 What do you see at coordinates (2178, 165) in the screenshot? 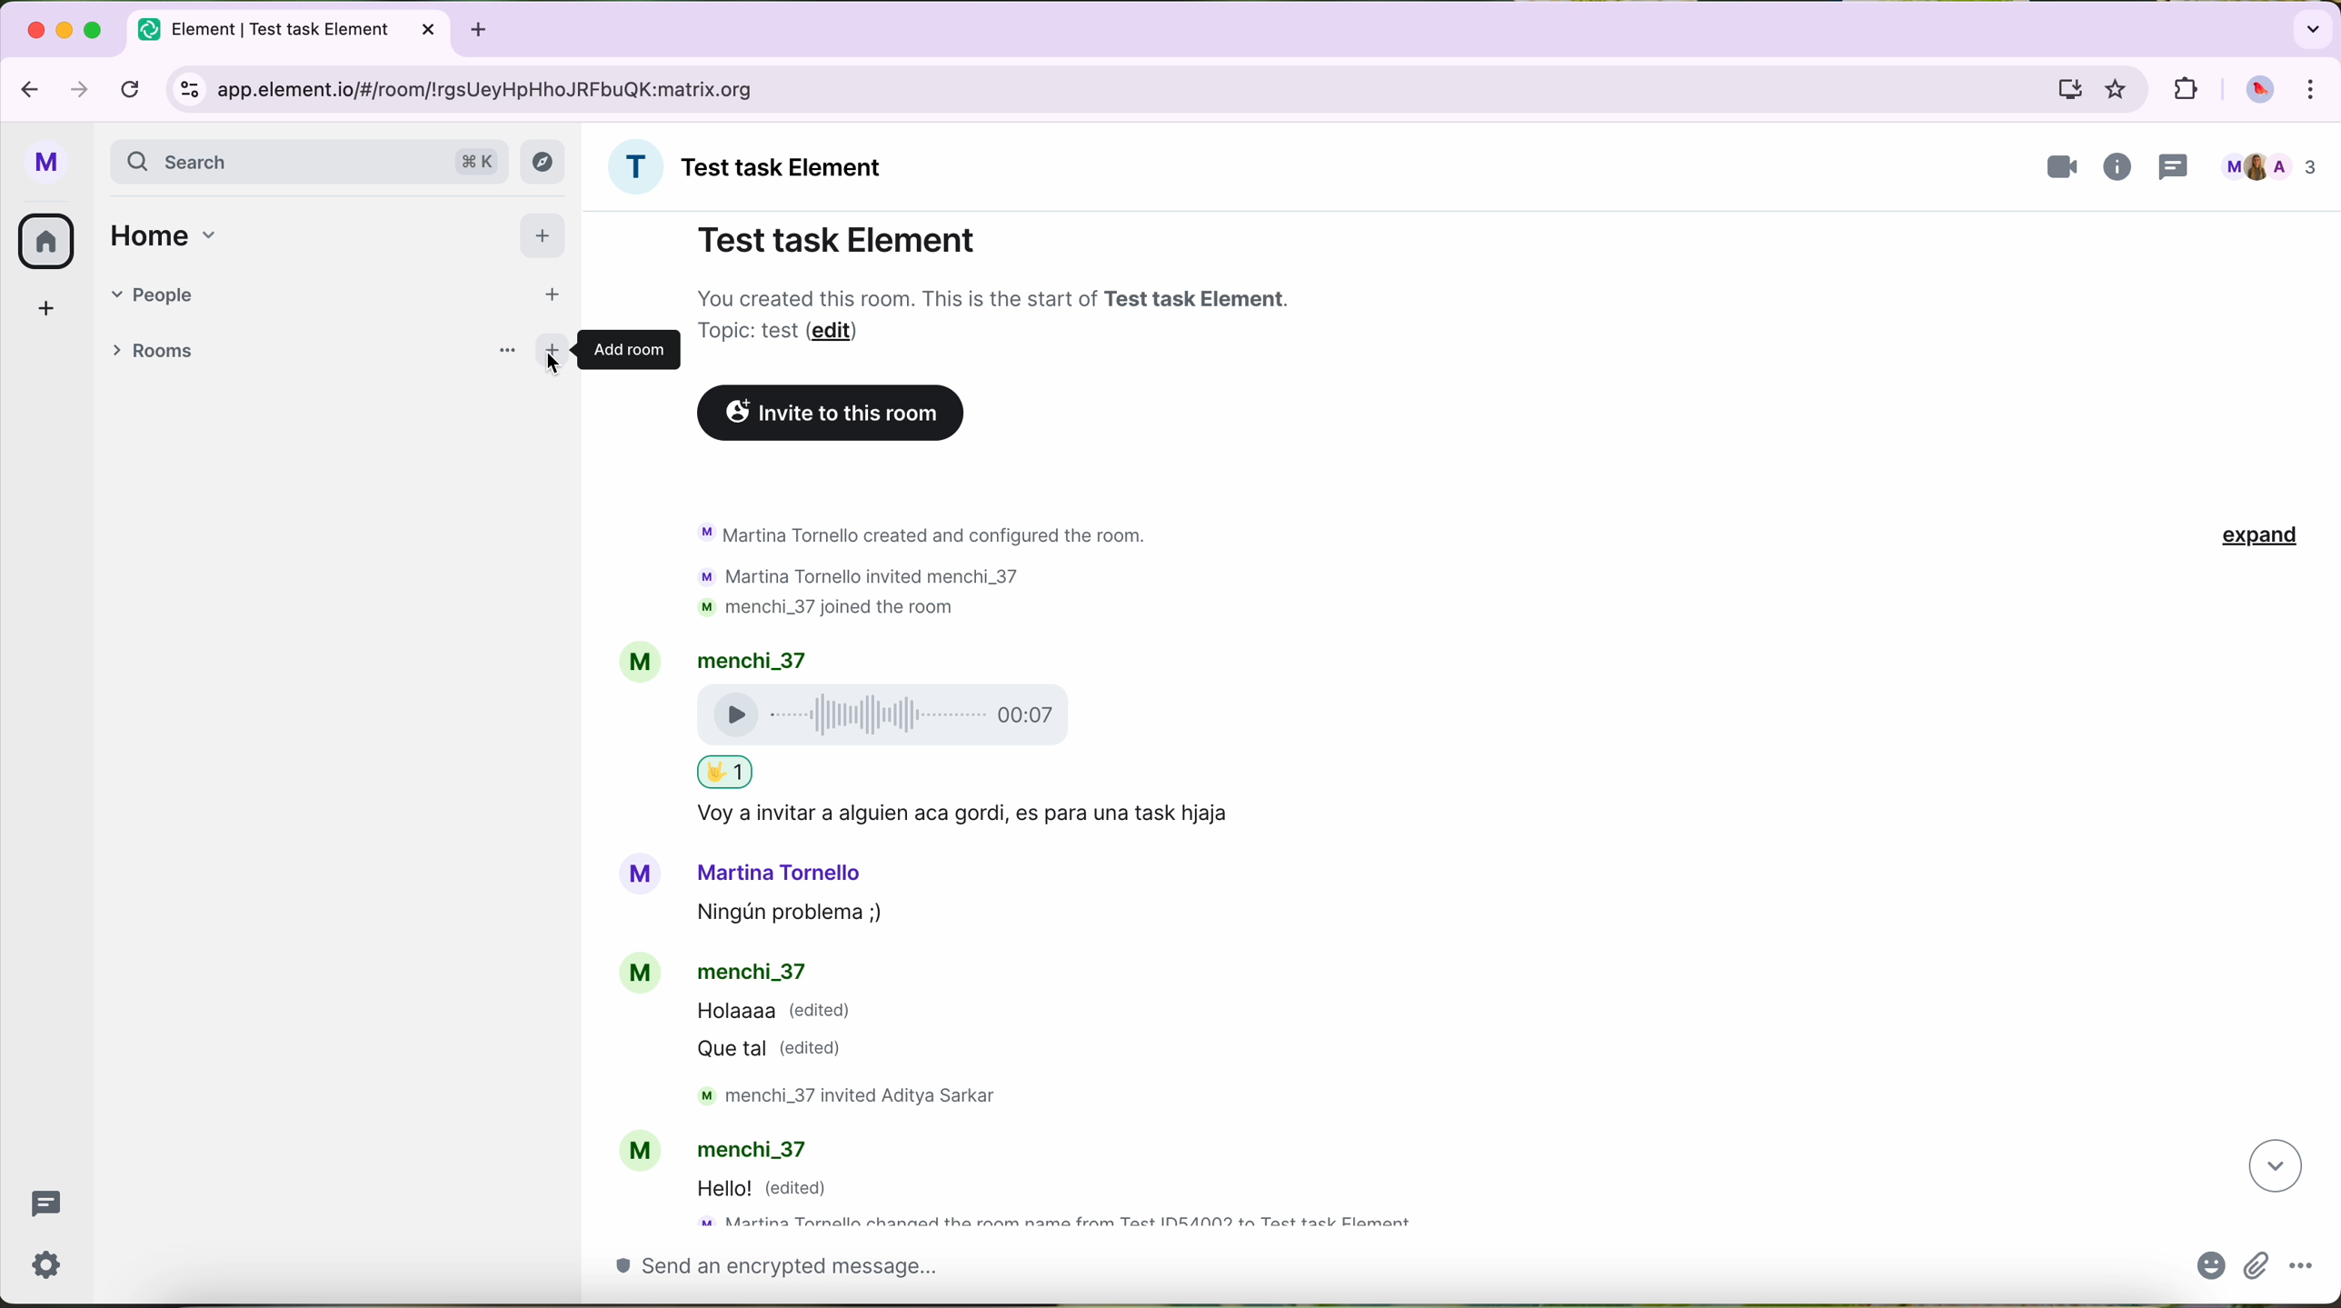
I see `threads` at bounding box center [2178, 165].